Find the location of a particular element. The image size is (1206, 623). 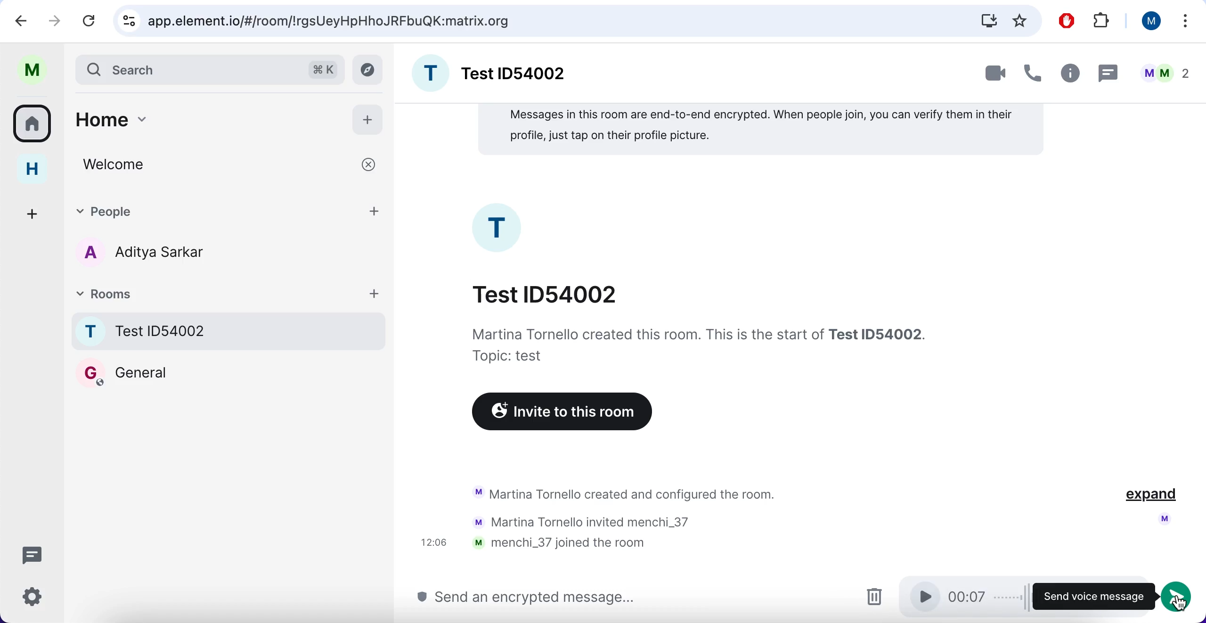

room name is located at coordinates (230, 331).